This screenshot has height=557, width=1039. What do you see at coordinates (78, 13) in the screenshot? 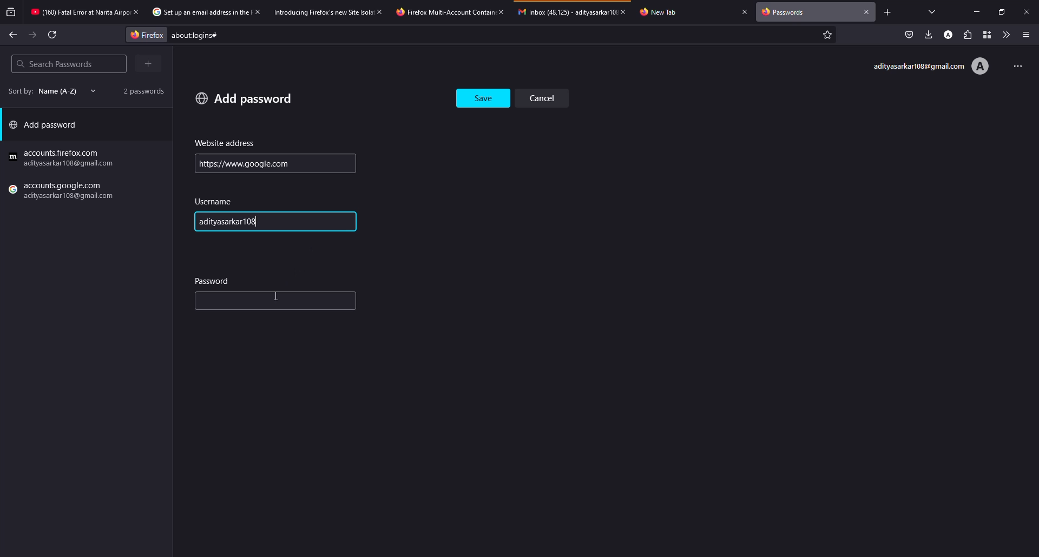
I see `tab` at bounding box center [78, 13].